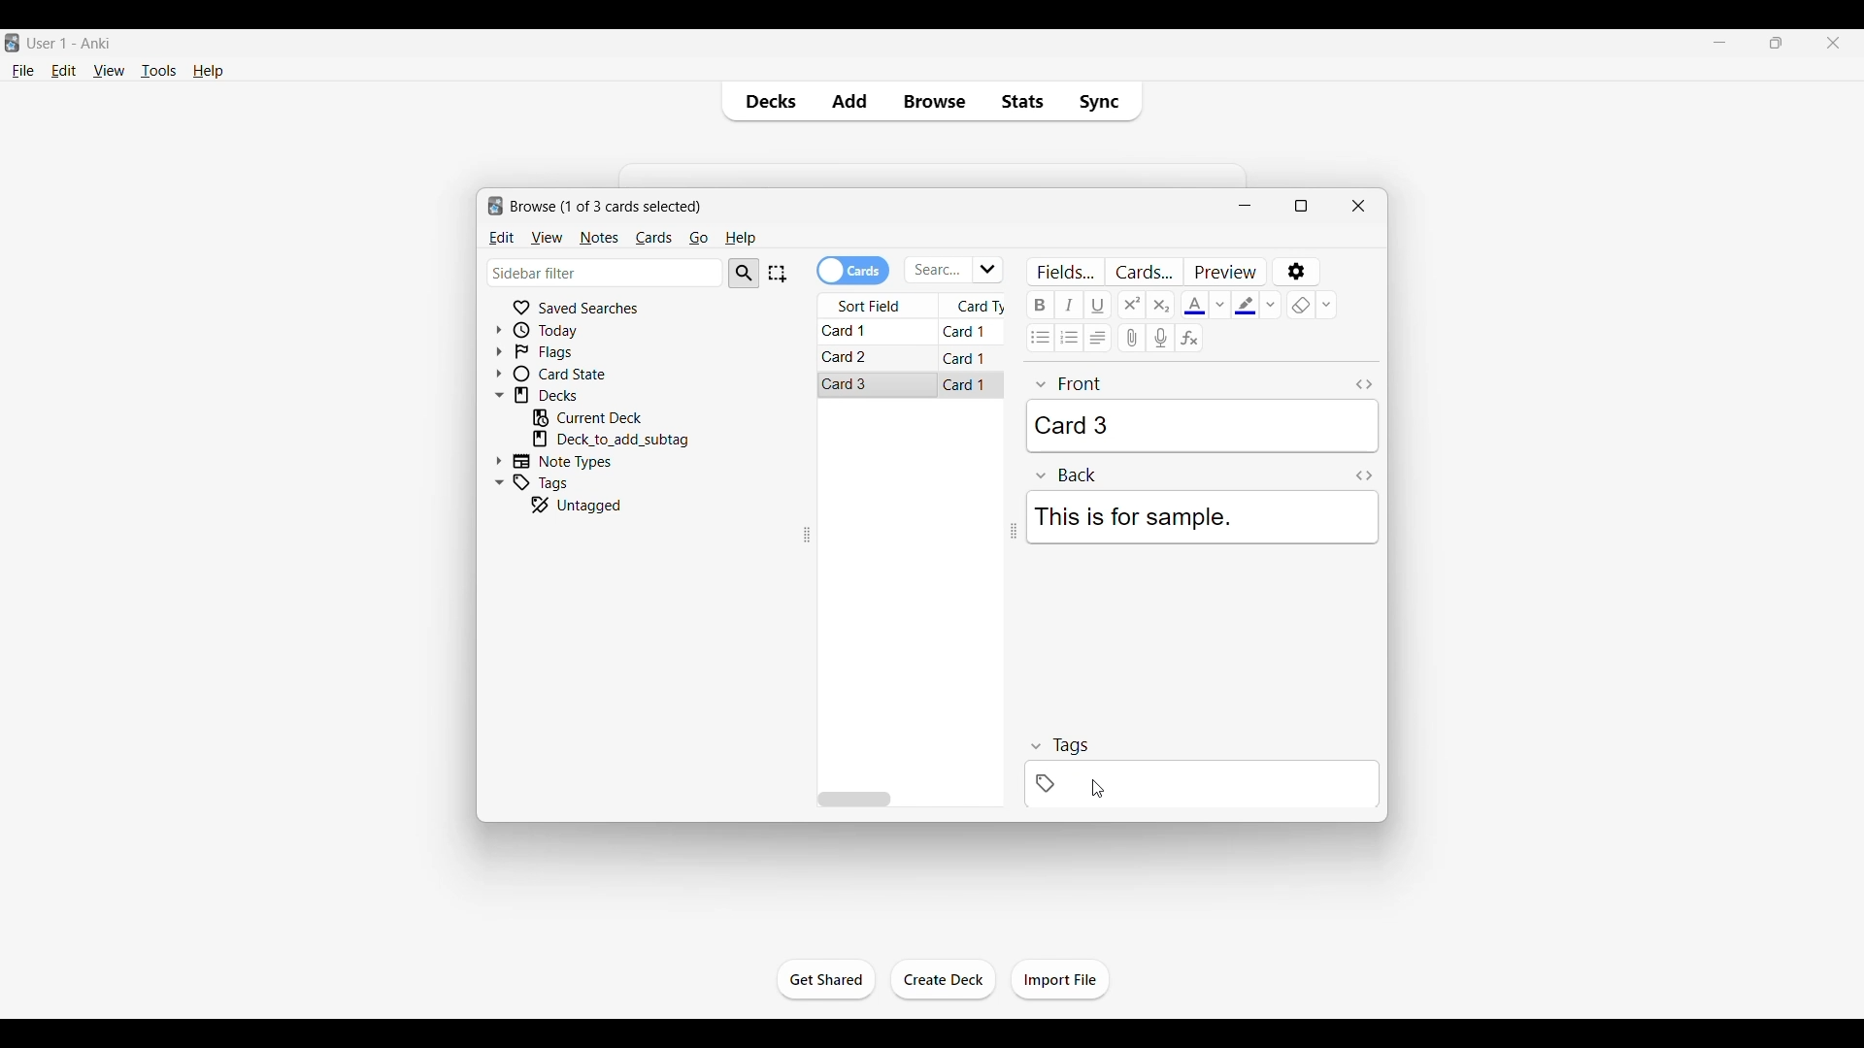 The height and width of the screenshot is (1048, 1864). Describe the element at coordinates (744, 274) in the screenshot. I see `Search` at that location.